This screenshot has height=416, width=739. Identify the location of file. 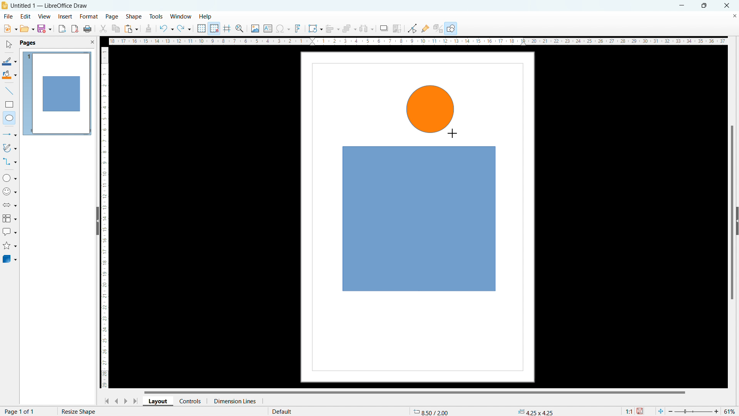
(8, 17).